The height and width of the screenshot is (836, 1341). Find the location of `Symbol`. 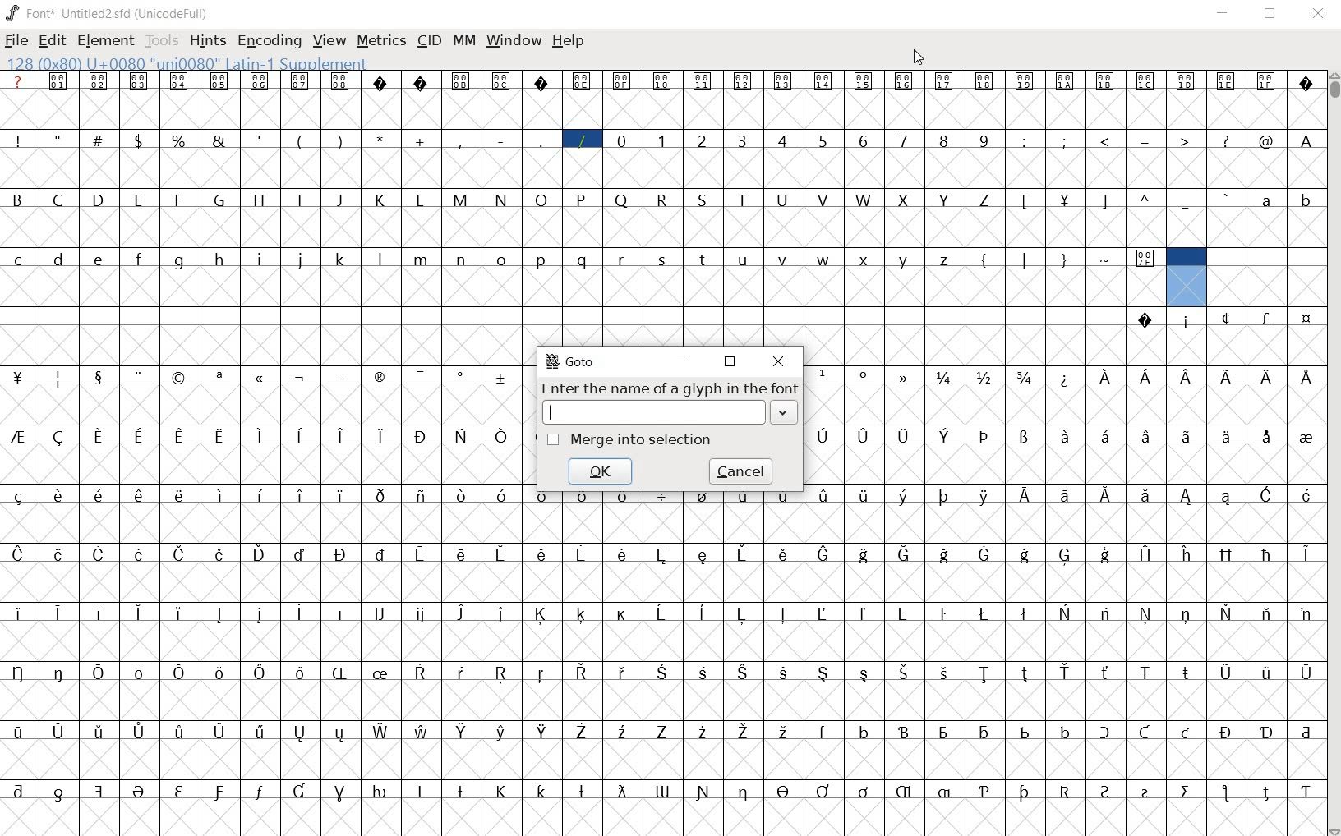

Symbol is located at coordinates (743, 553).